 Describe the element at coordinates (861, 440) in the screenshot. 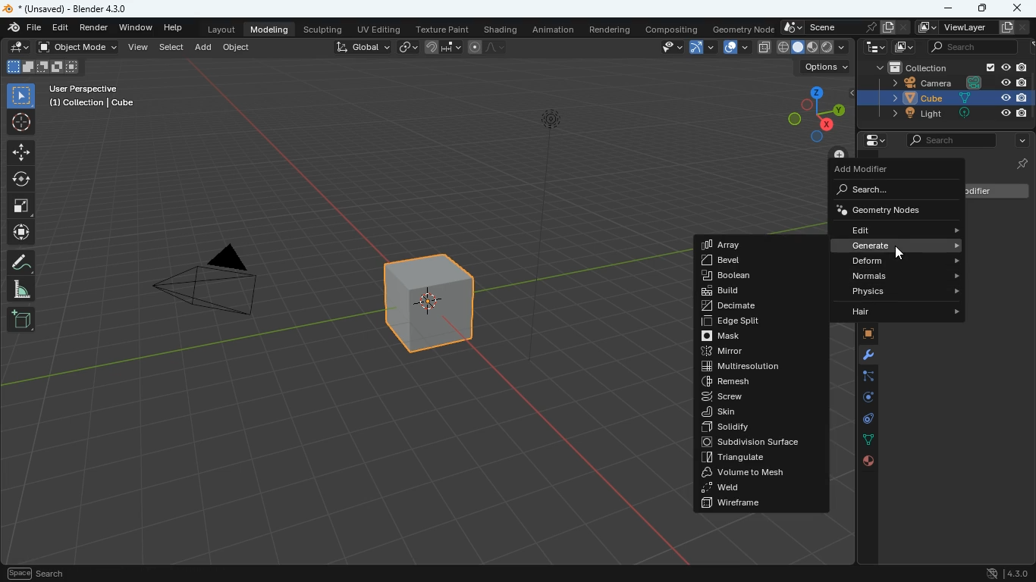

I see `lines` at that location.